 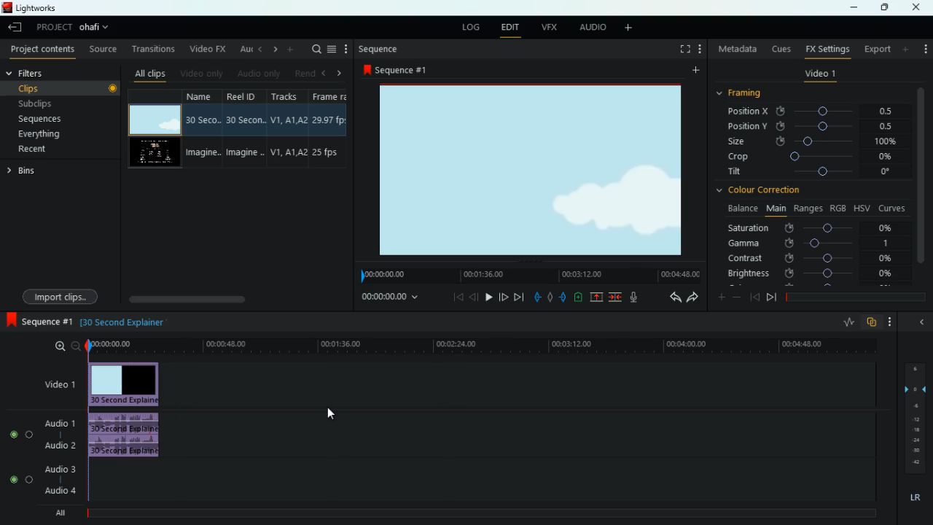 What do you see at coordinates (626, 28) in the screenshot?
I see `add` at bounding box center [626, 28].